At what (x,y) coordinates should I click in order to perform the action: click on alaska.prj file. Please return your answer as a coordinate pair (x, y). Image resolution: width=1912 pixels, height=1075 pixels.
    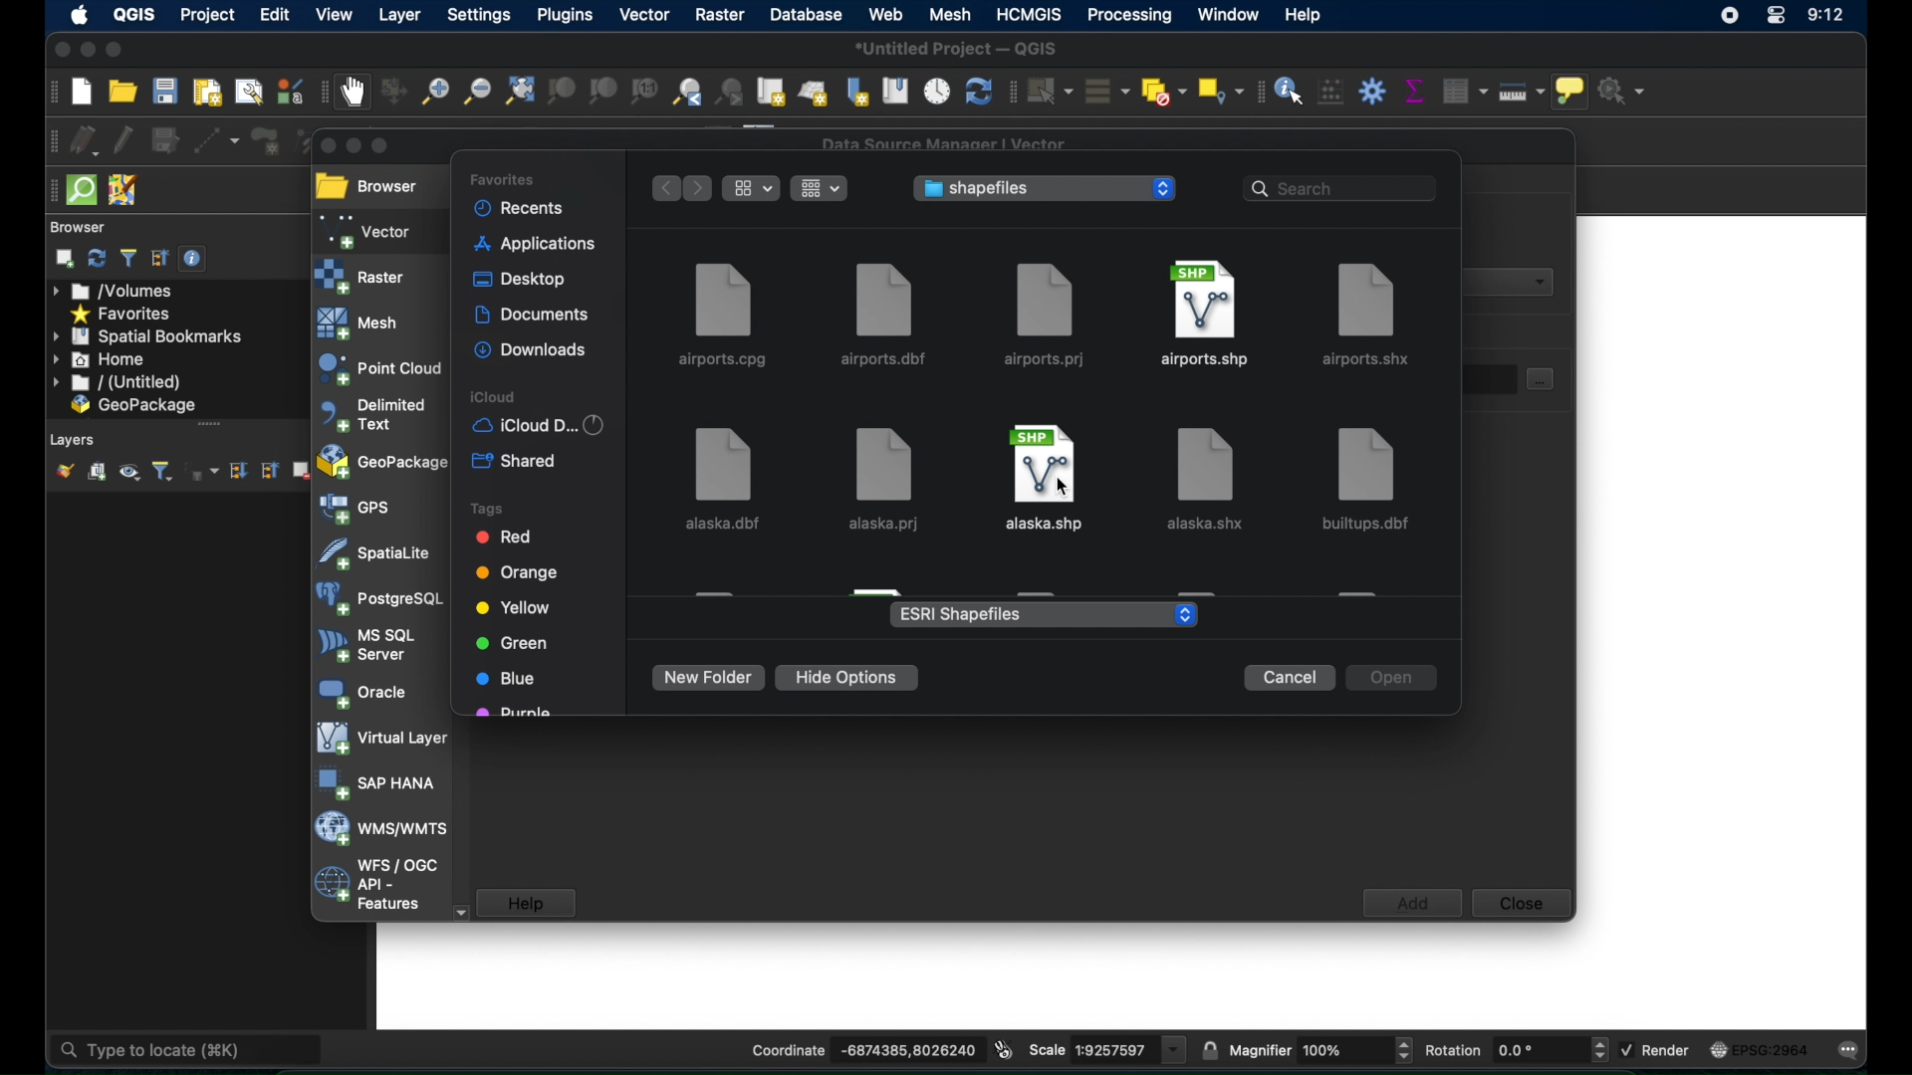
    Looking at the image, I should click on (886, 478).